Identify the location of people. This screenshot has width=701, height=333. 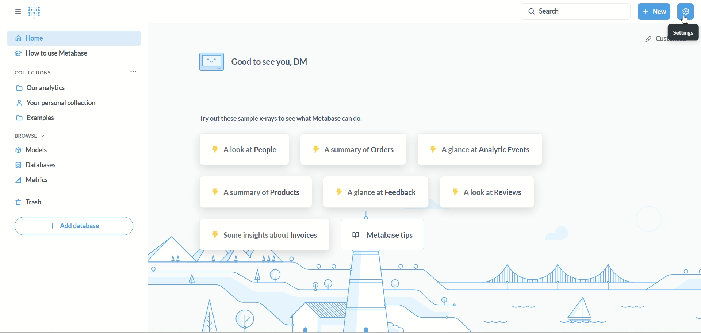
(246, 149).